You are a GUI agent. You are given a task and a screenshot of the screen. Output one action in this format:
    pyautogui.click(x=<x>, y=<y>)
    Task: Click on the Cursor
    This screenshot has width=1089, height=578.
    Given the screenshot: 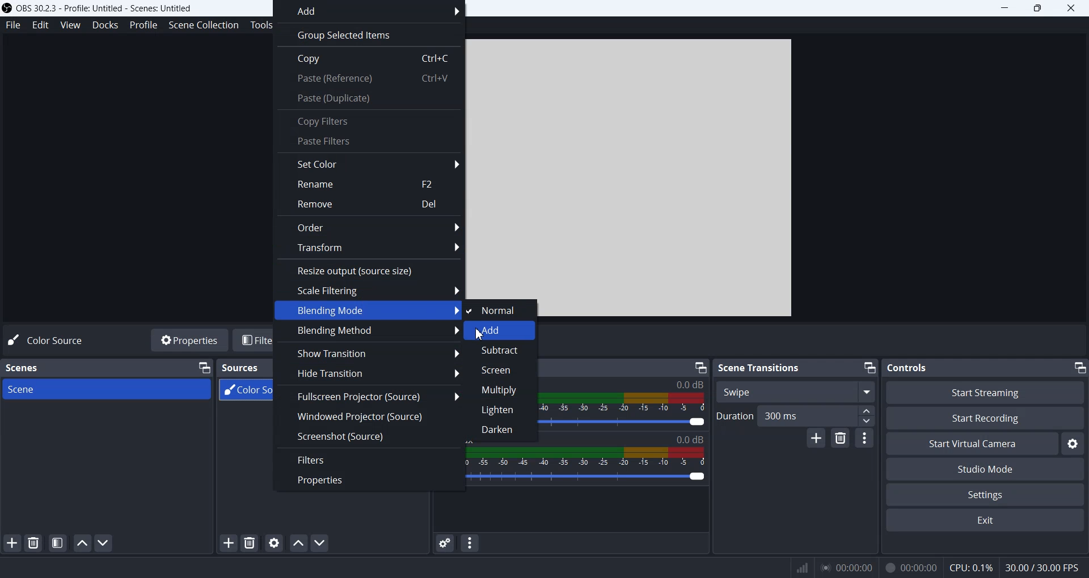 What is the action you would take?
    pyautogui.click(x=480, y=335)
    